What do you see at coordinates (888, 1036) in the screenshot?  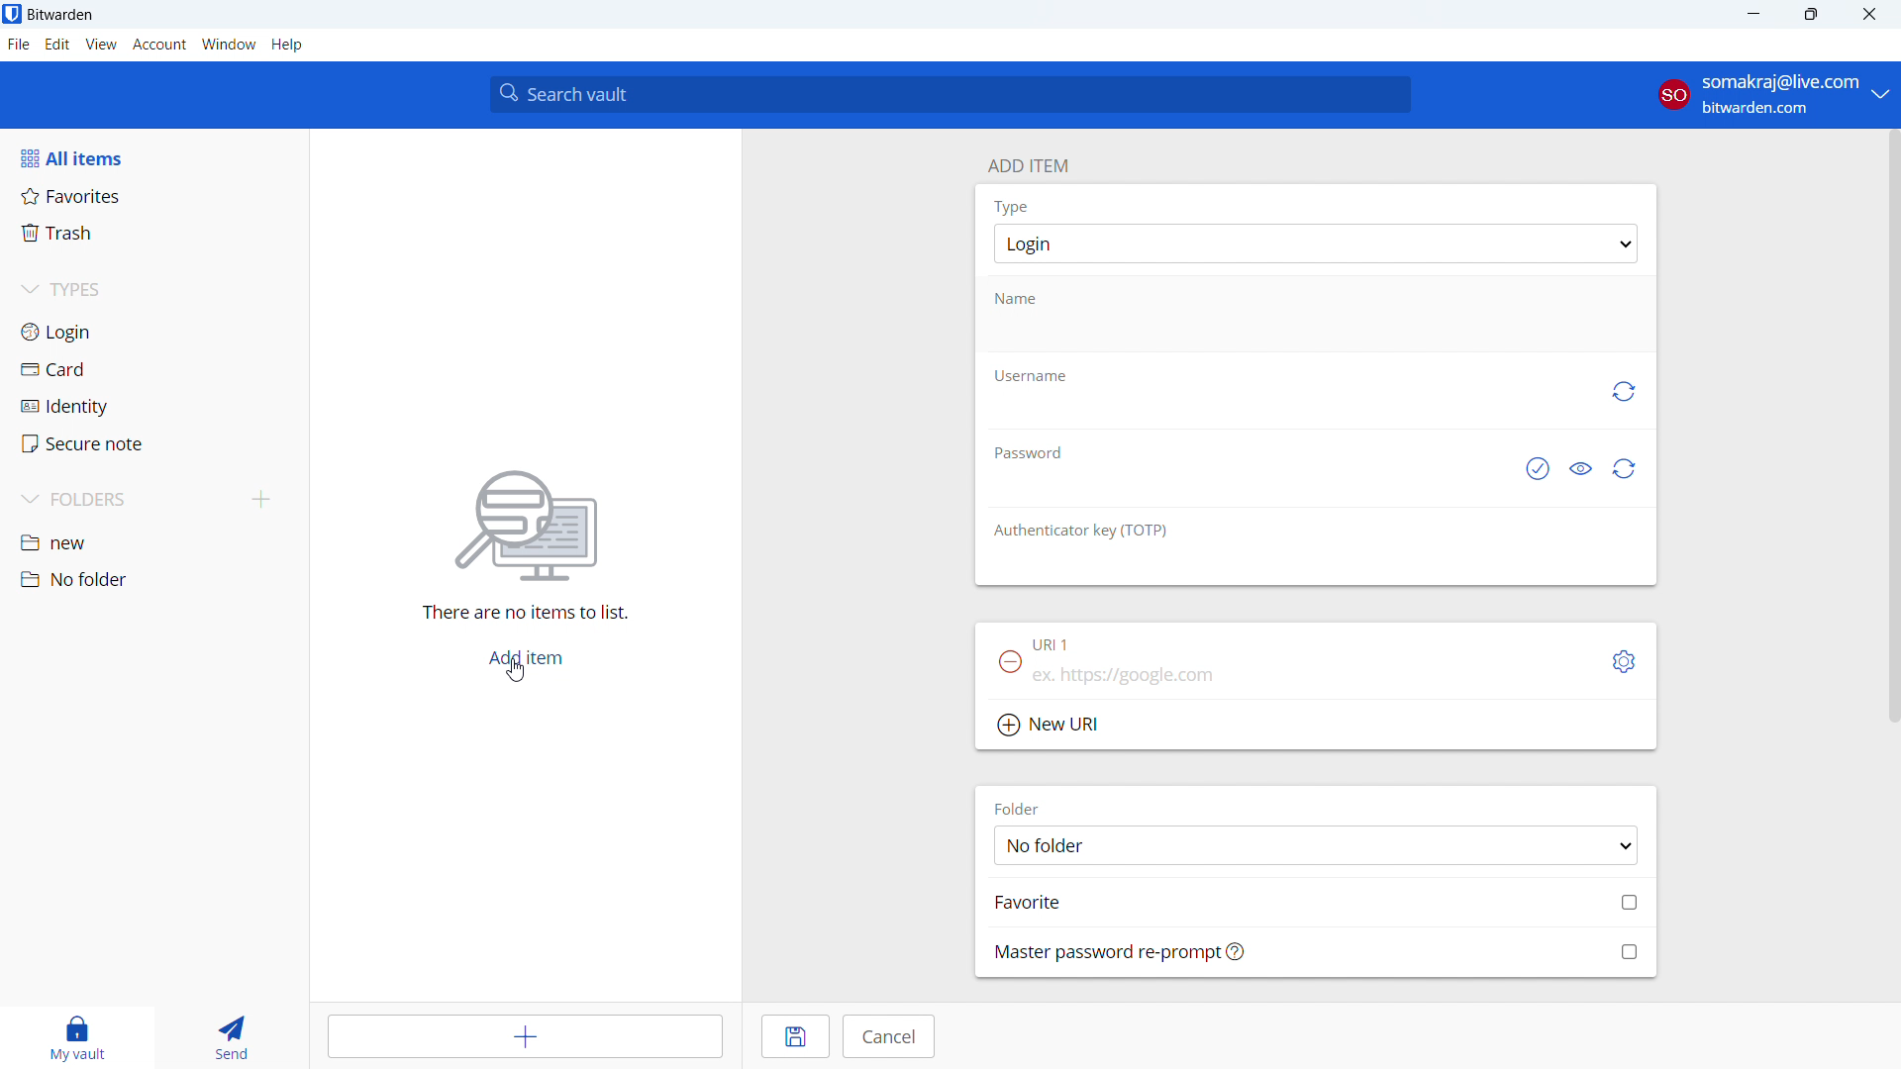 I see `cancel` at bounding box center [888, 1036].